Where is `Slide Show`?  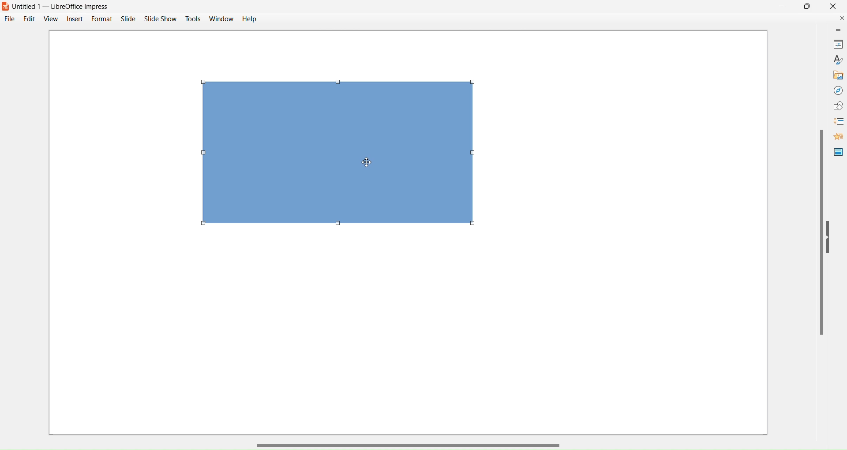
Slide Show is located at coordinates (161, 18).